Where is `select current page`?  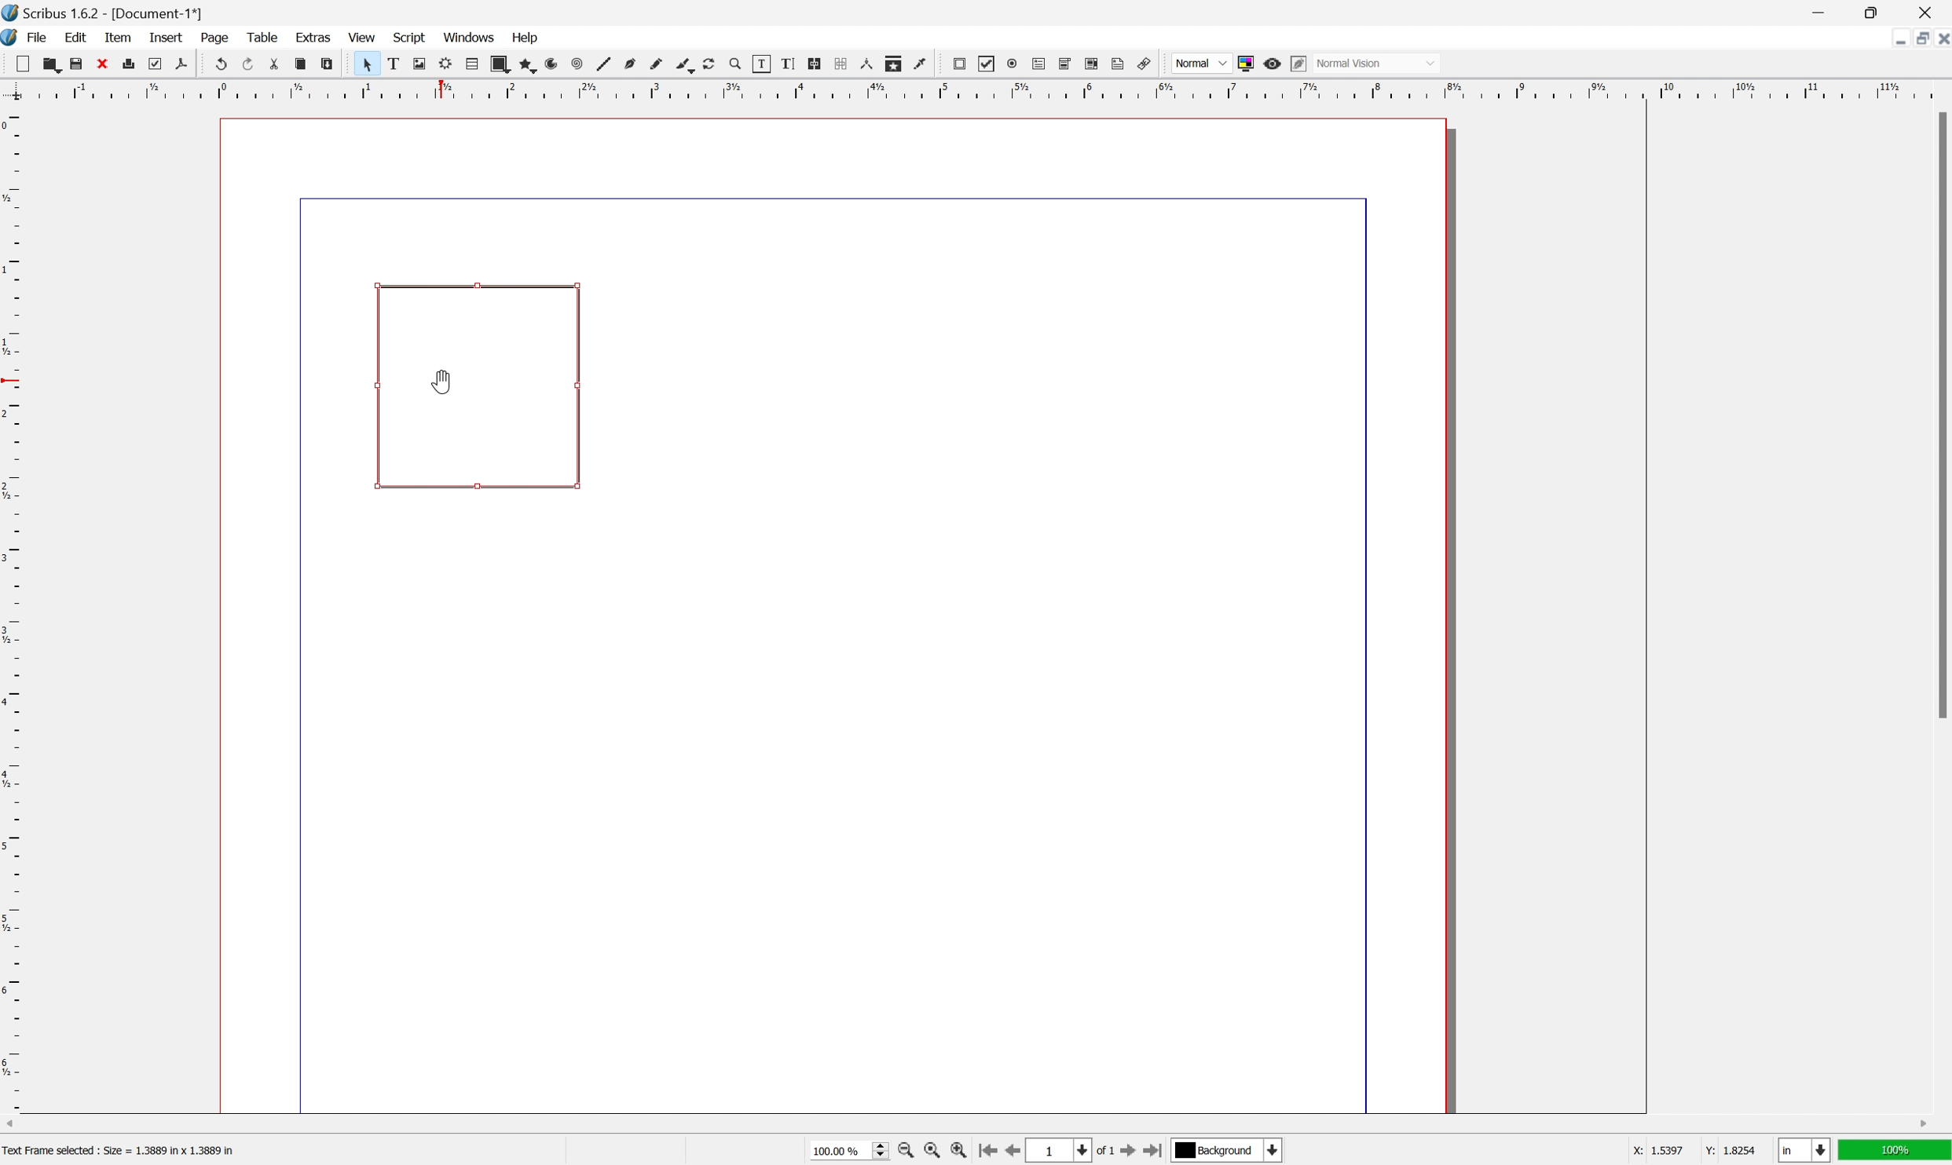 select current page is located at coordinates (1074, 1152).